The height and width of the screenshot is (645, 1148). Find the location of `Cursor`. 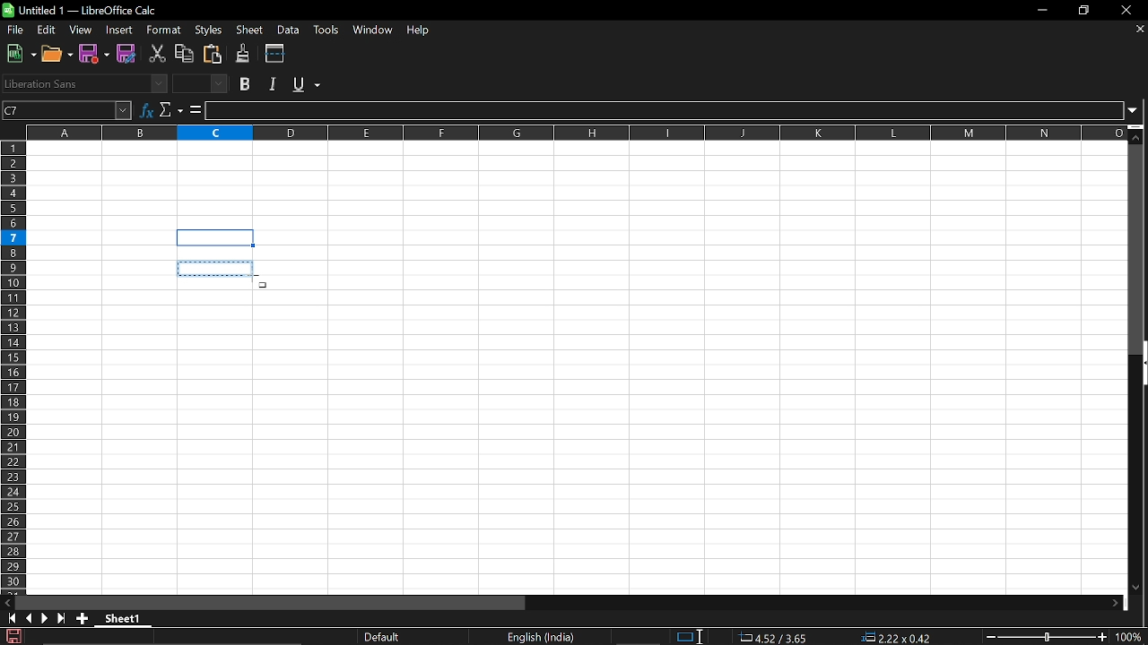

Cursor is located at coordinates (265, 284).